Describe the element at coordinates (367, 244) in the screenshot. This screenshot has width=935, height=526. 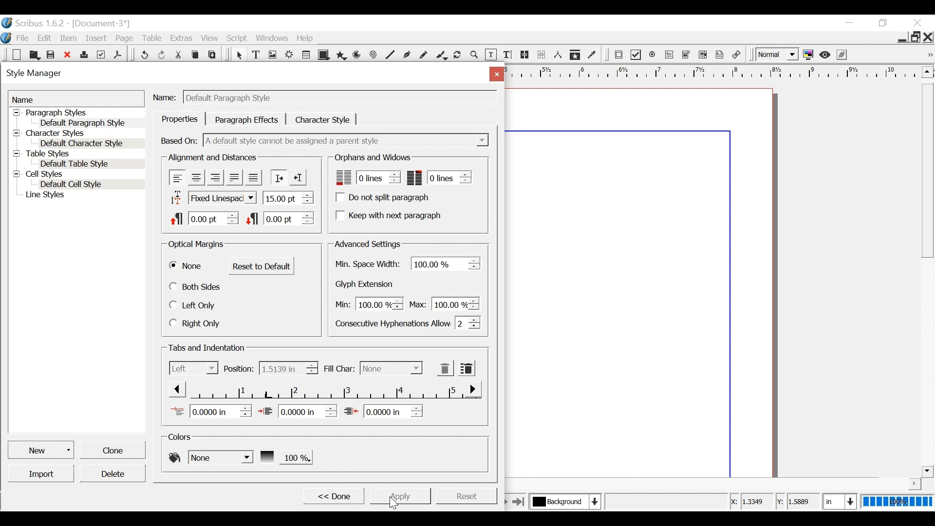
I see `Advanced Setting` at that location.